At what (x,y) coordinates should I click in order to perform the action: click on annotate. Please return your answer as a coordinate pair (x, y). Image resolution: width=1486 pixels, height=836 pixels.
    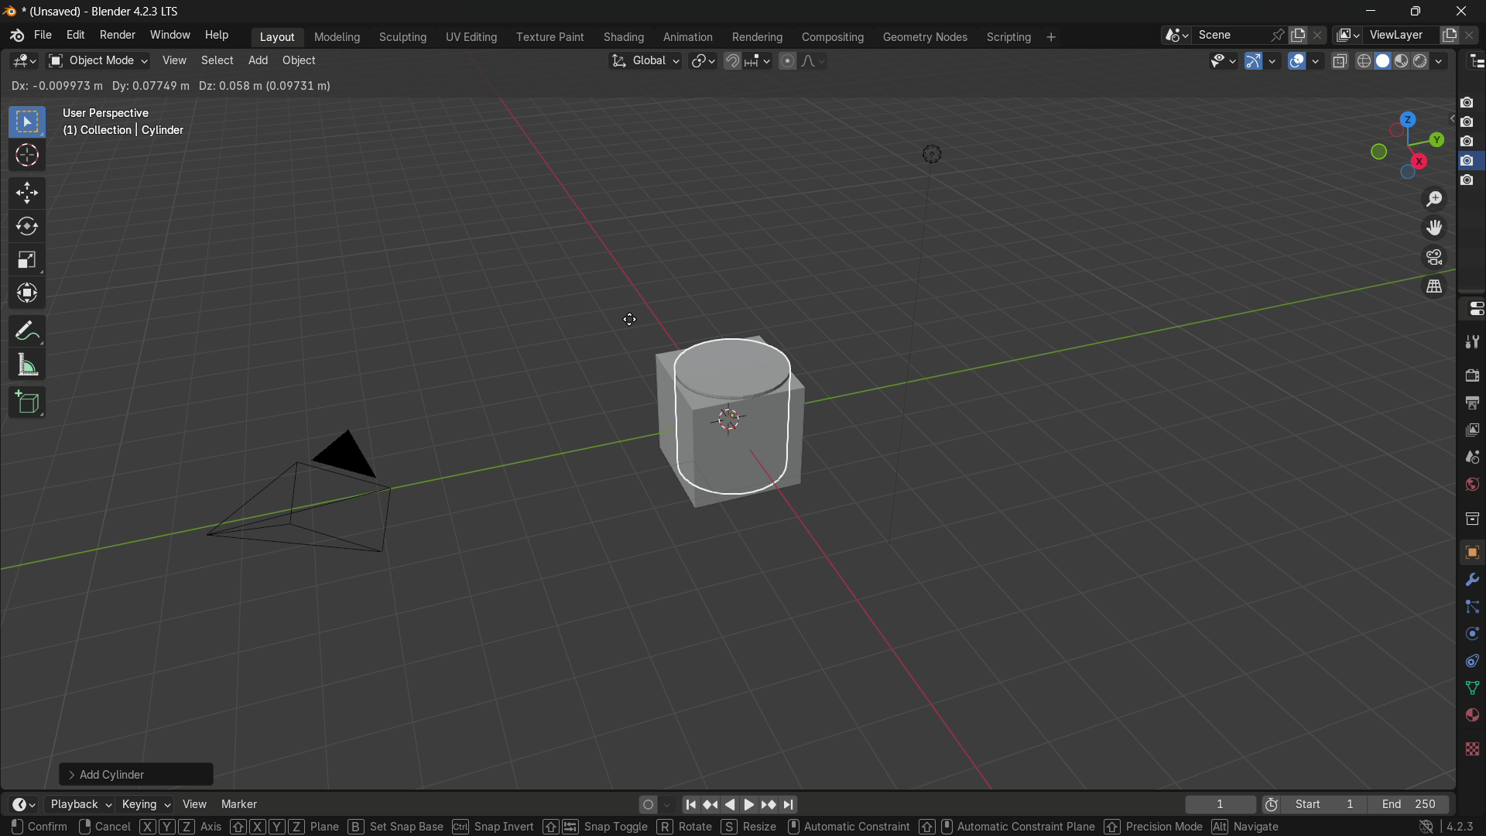
    Looking at the image, I should click on (28, 331).